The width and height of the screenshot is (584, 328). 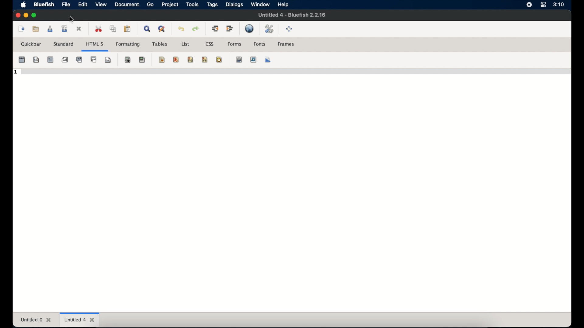 I want to click on document, so click(x=127, y=5).